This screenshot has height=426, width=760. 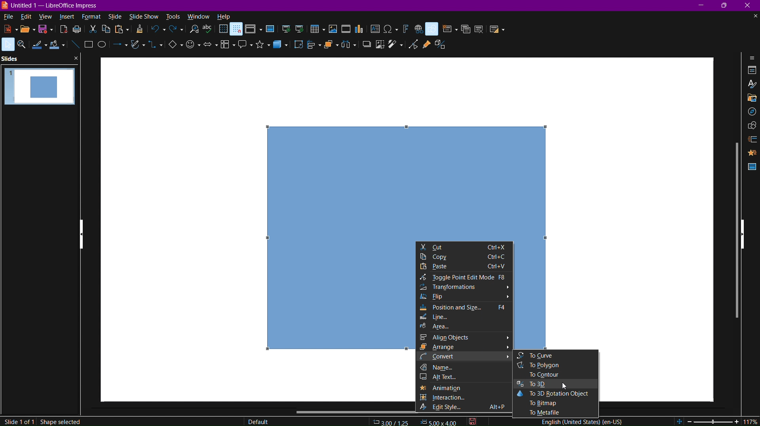 I want to click on zoom factor, so click(x=750, y=421).